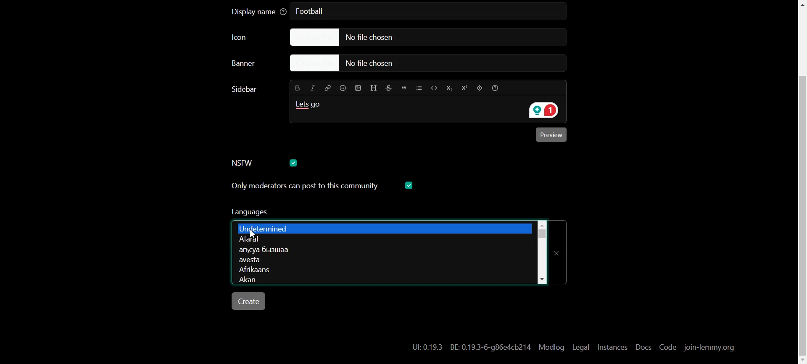 Image resolution: width=807 pixels, height=364 pixels. Describe the element at coordinates (342, 88) in the screenshot. I see `Emoji` at that location.